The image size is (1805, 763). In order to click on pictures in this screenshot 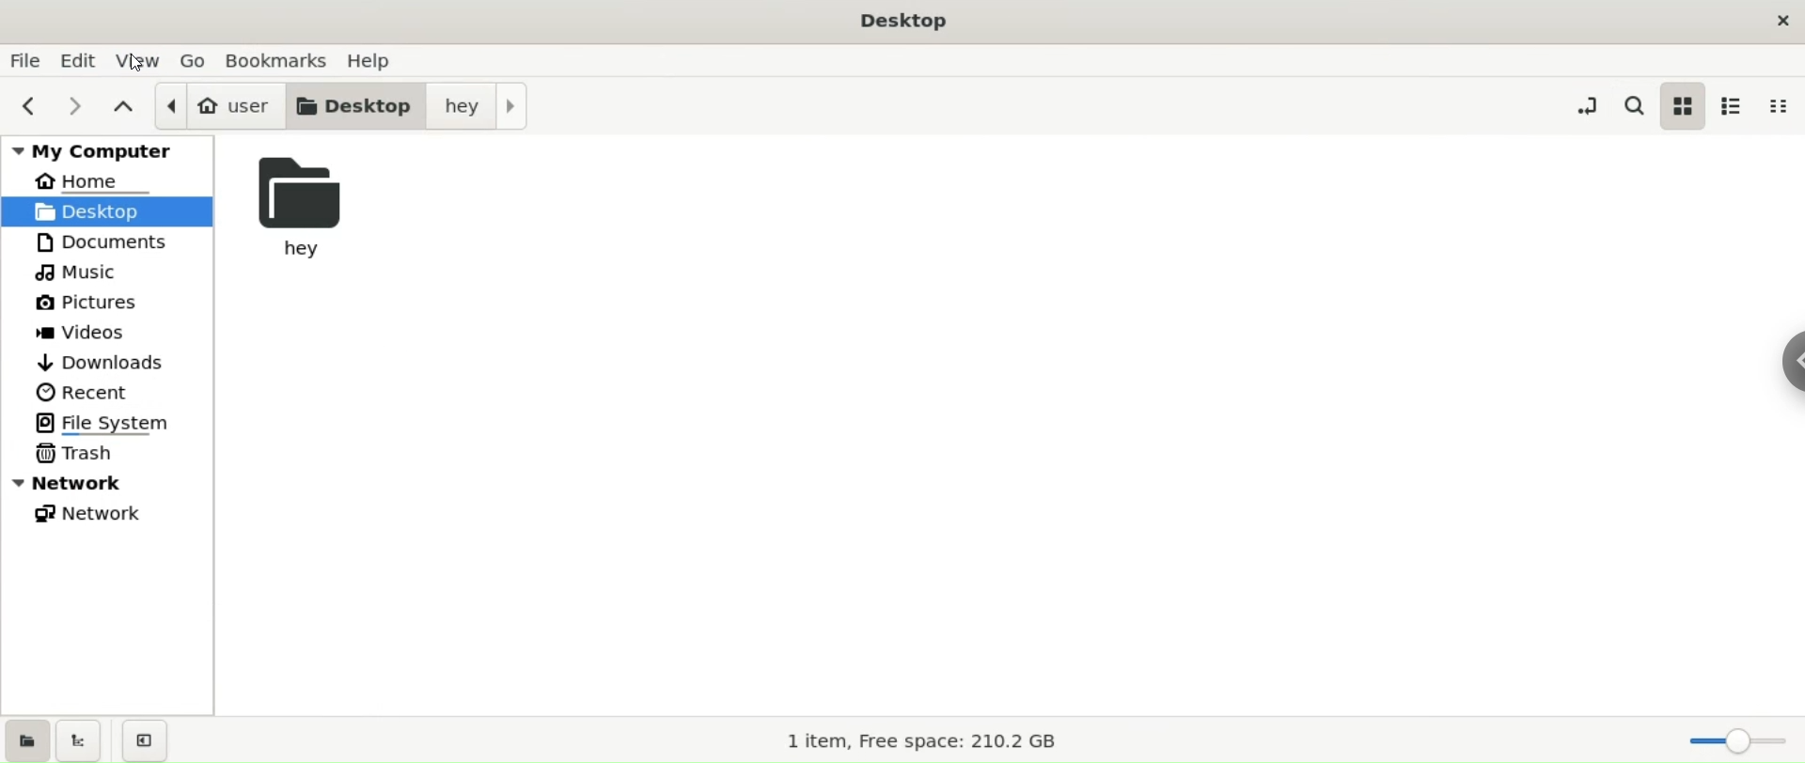, I will do `click(118, 300)`.